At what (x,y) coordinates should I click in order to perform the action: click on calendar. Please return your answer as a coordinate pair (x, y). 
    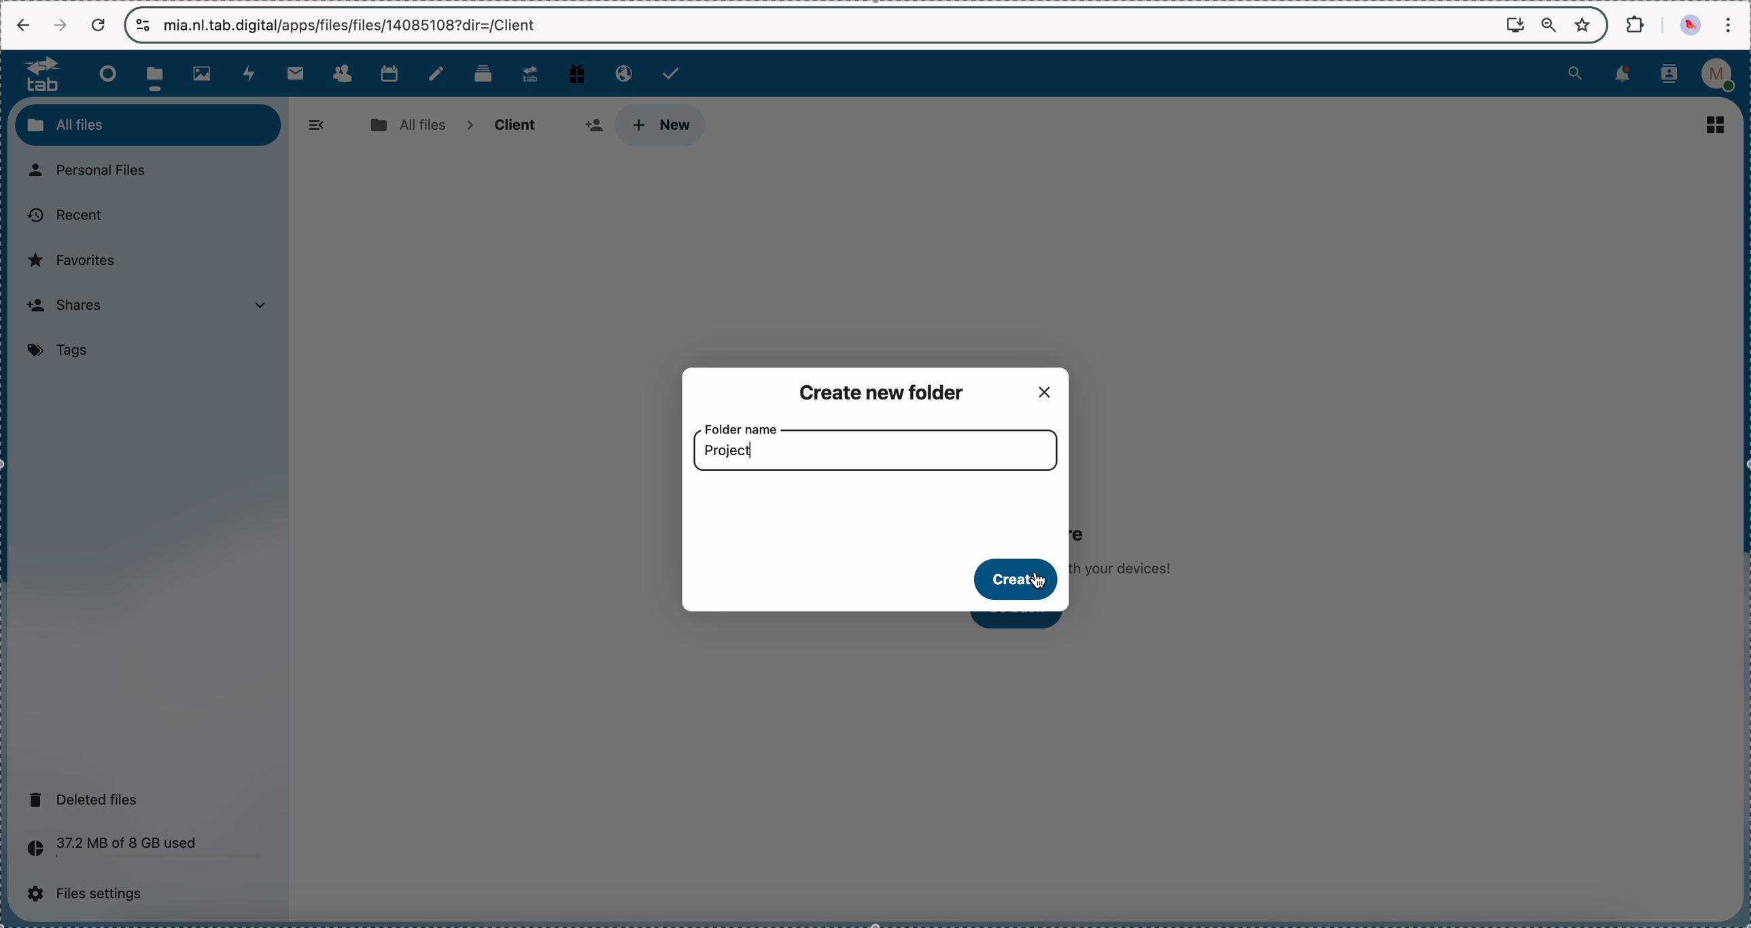
    Looking at the image, I should click on (389, 72).